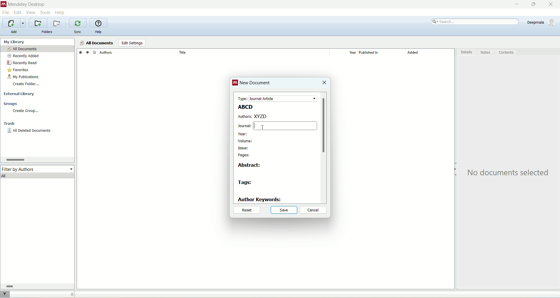 The image size is (560, 298). I want to click on view, so click(31, 13).